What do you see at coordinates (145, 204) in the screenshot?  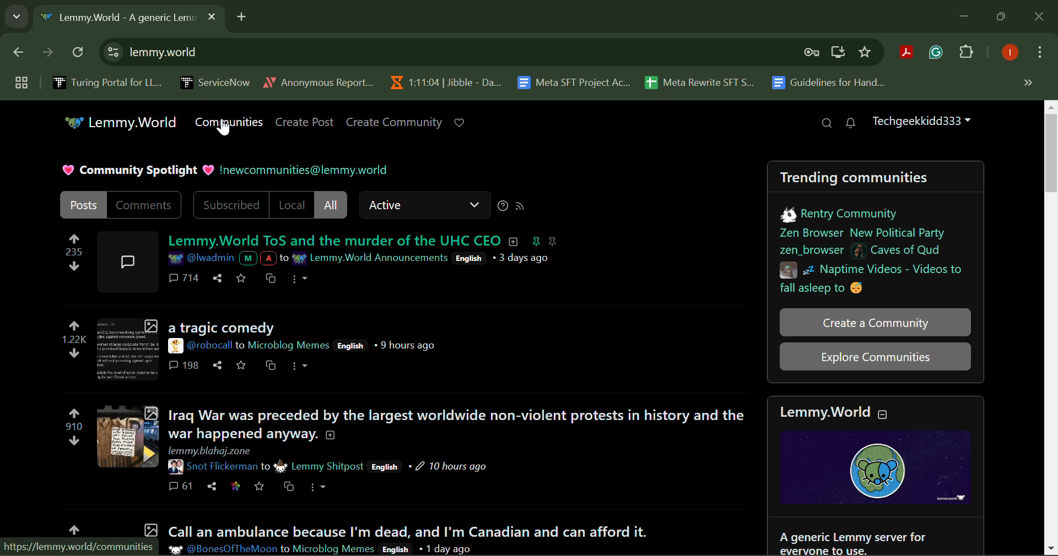 I see `Comments Filter Unselected` at bounding box center [145, 204].